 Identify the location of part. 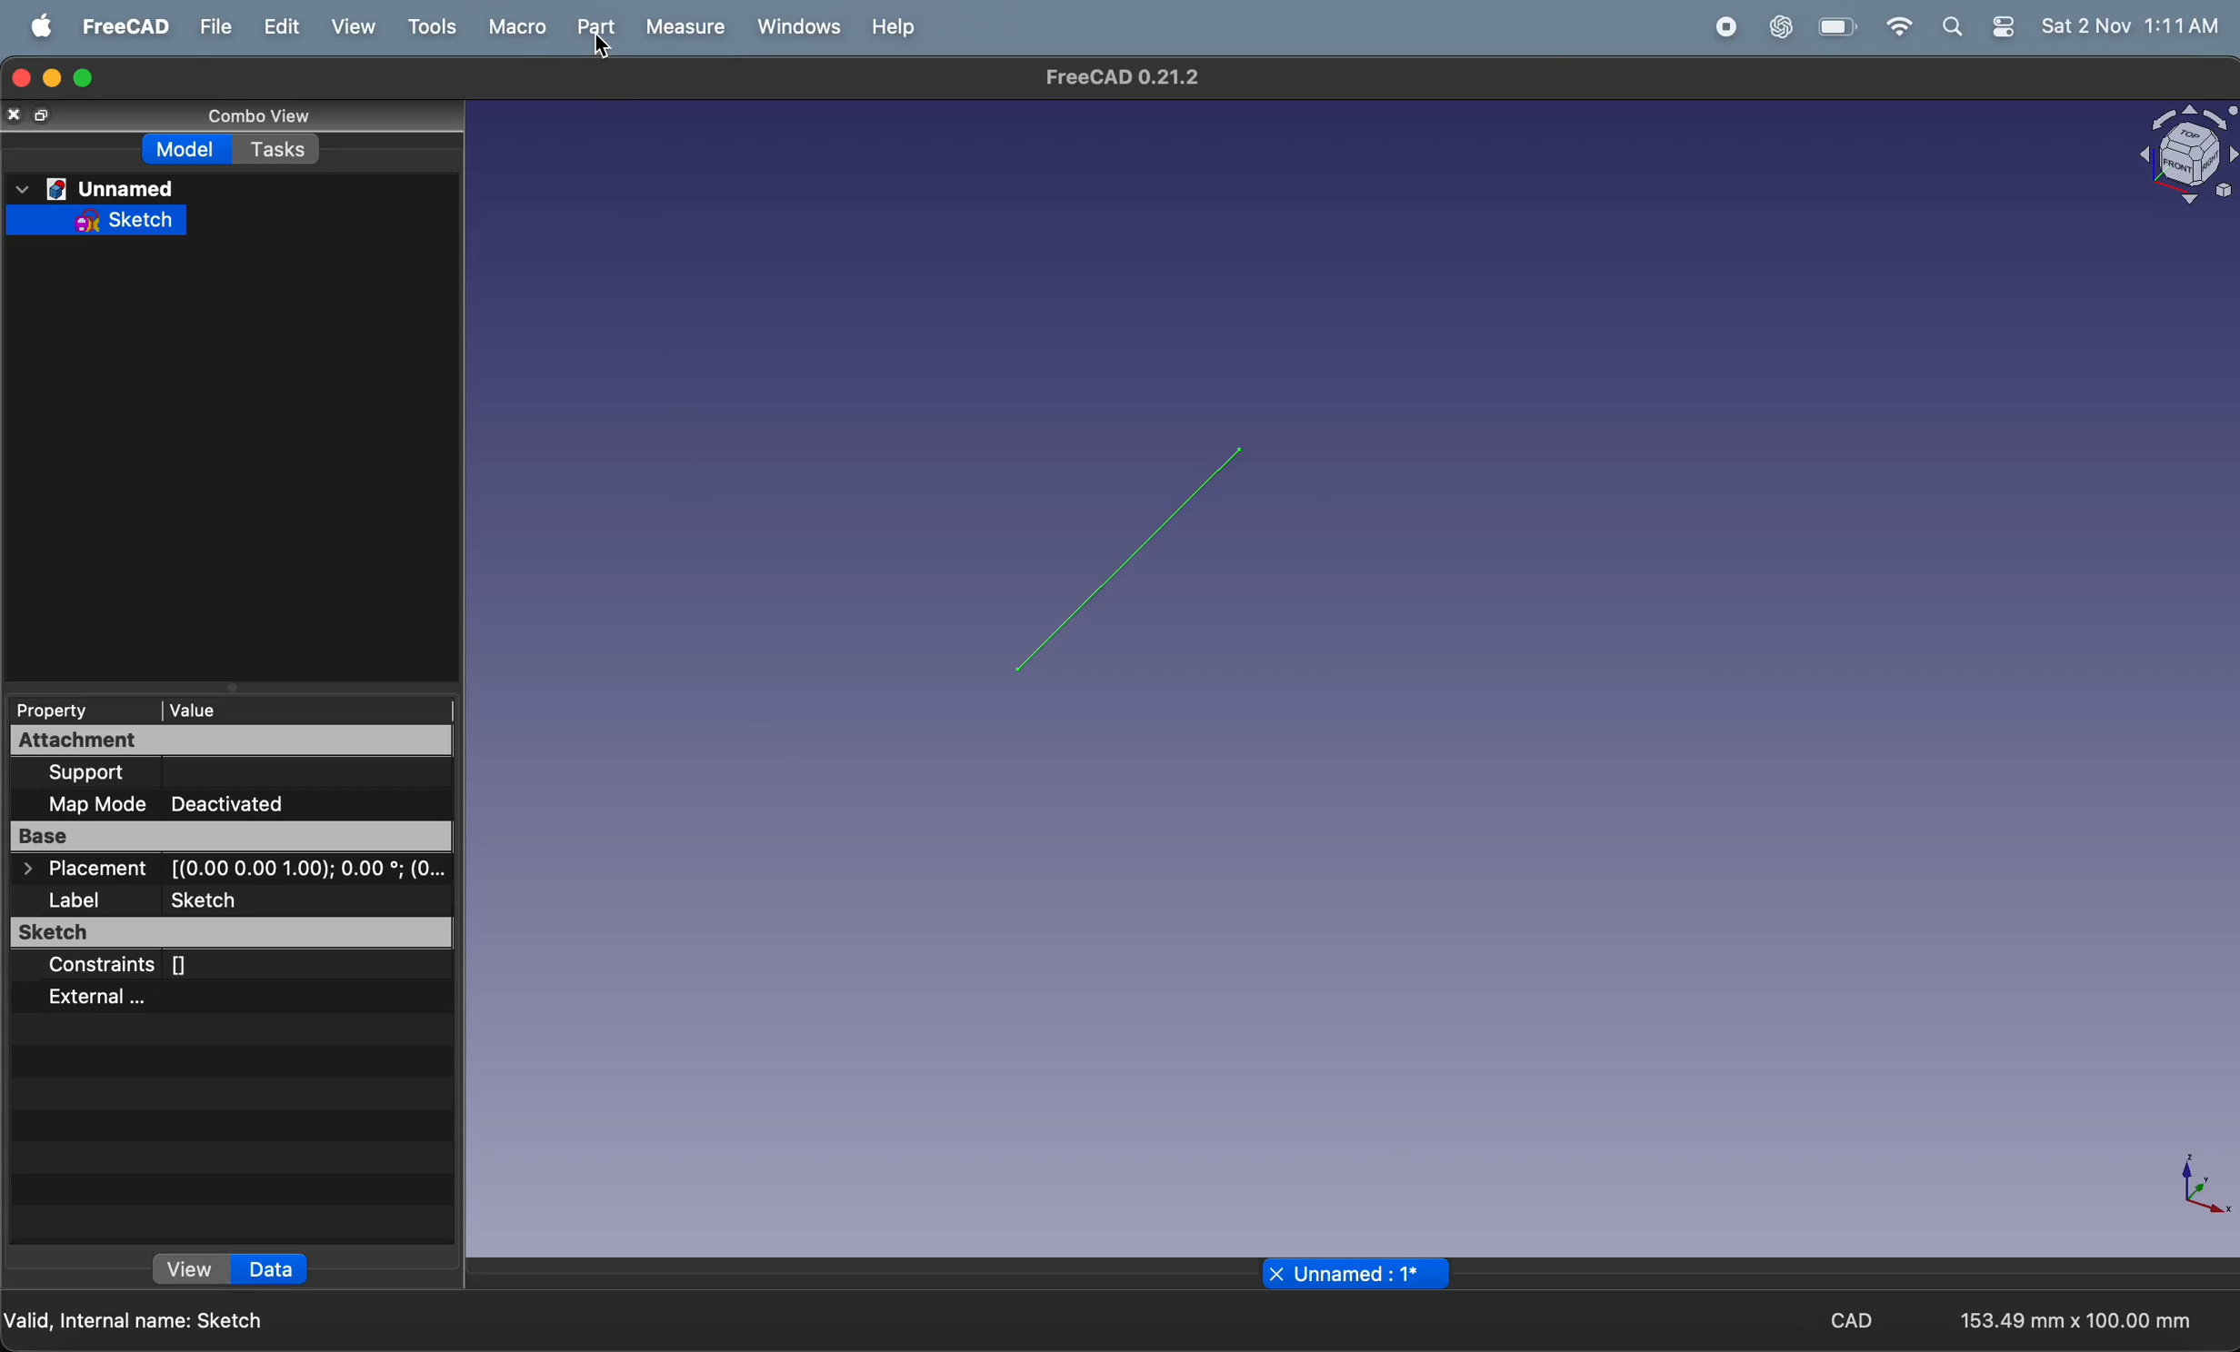
(594, 29).